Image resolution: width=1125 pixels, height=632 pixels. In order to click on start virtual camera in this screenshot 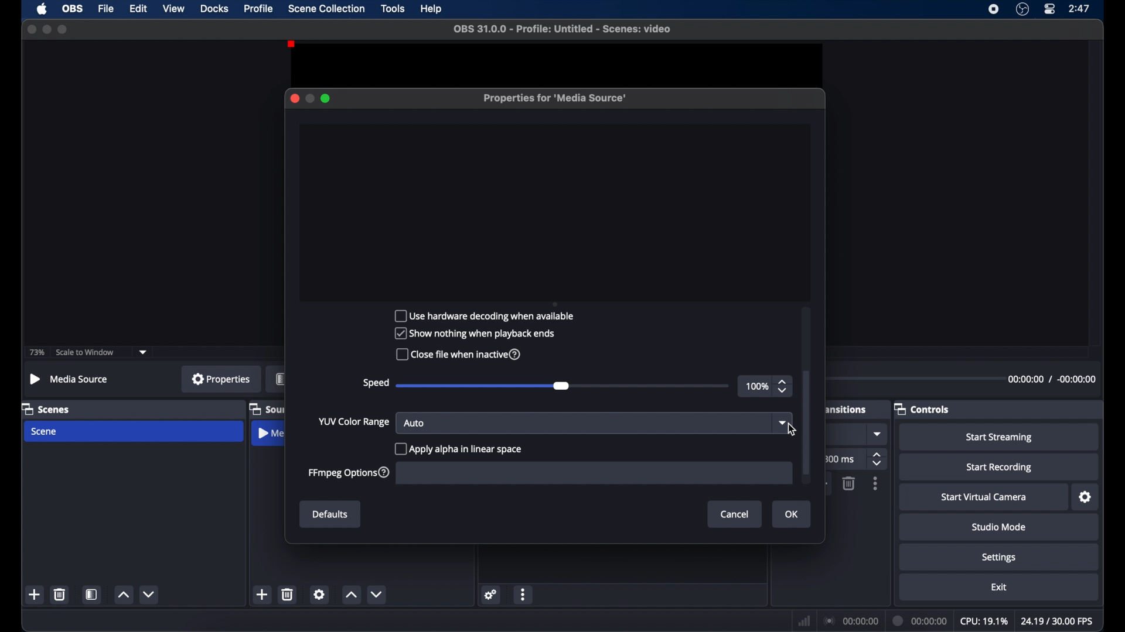, I will do `click(984, 497)`.